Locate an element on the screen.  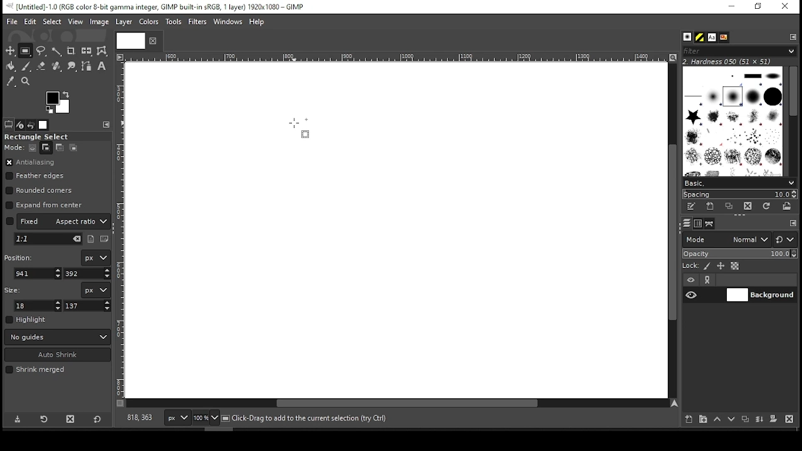
antialiasing is located at coordinates (31, 163).